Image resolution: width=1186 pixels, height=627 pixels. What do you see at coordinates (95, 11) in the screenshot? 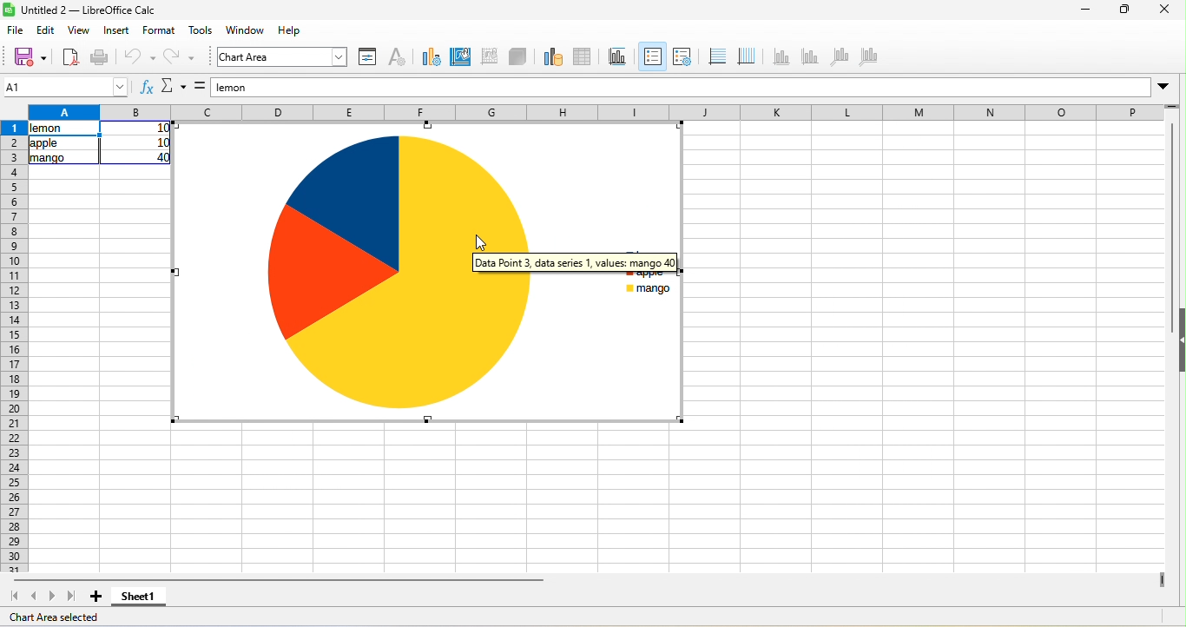
I see `untitled 2- libre ofice calc` at bounding box center [95, 11].